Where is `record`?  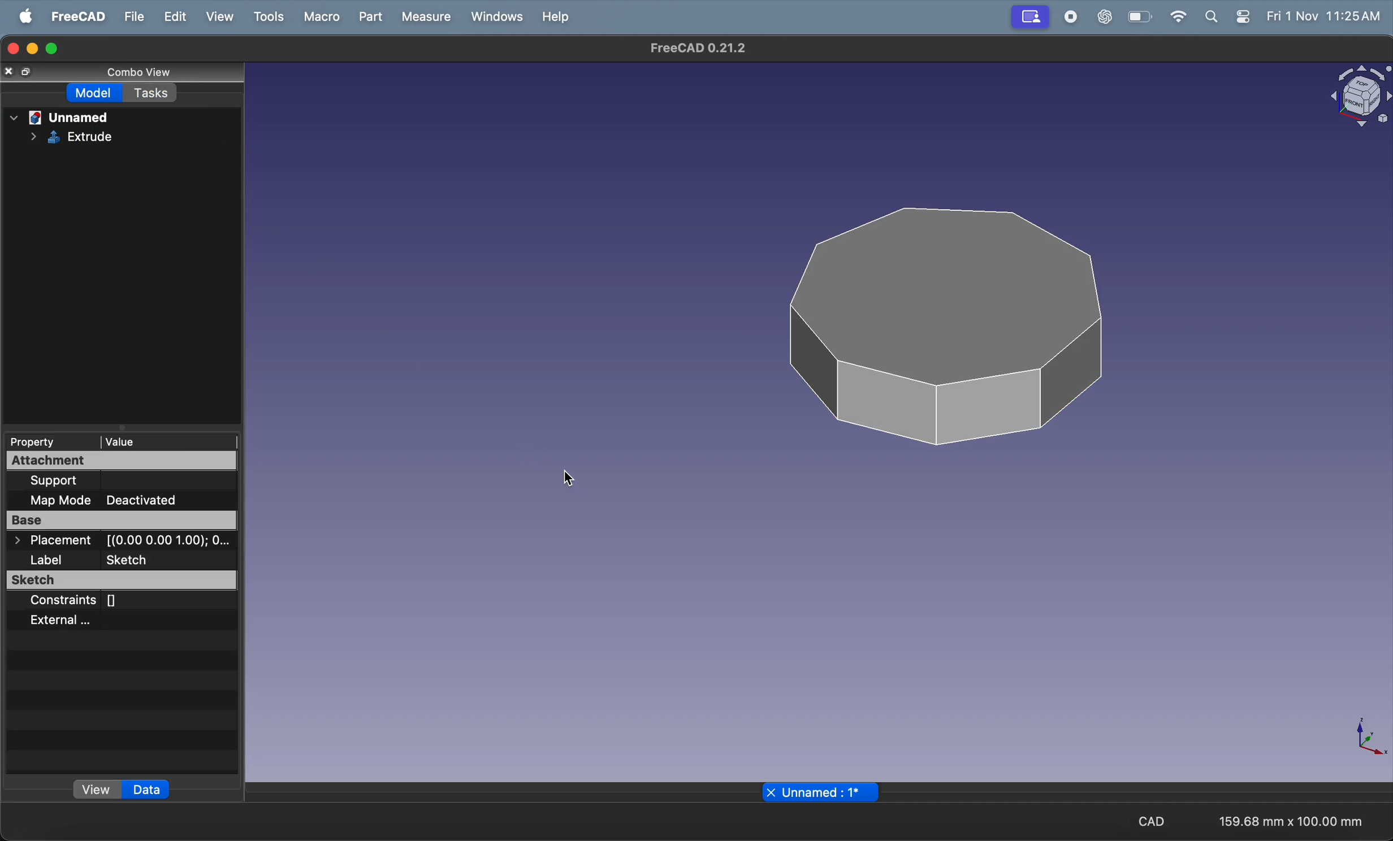 record is located at coordinates (1066, 17).